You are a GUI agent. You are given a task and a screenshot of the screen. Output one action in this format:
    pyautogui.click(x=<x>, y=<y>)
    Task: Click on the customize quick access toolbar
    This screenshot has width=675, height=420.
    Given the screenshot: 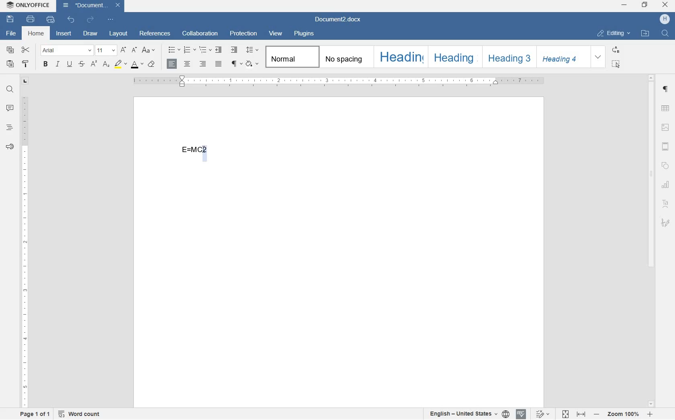 What is the action you would take?
    pyautogui.click(x=110, y=19)
    